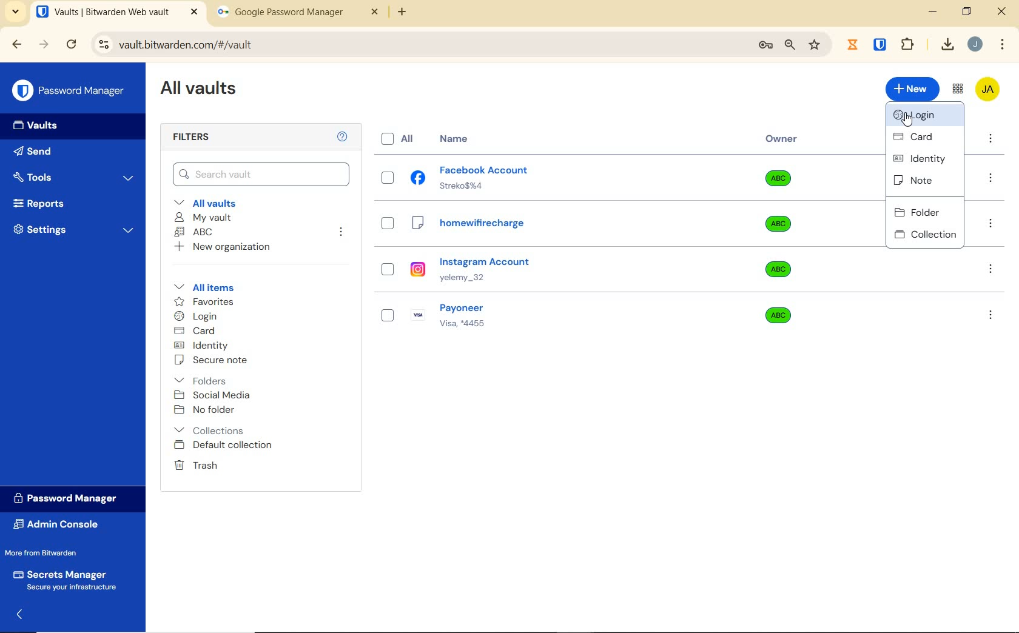 This screenshot has width=1019, height=633. Describe the element at coordinates (957, 90) in the screenshot. I see `toggle between admin console and password manager` at that location.